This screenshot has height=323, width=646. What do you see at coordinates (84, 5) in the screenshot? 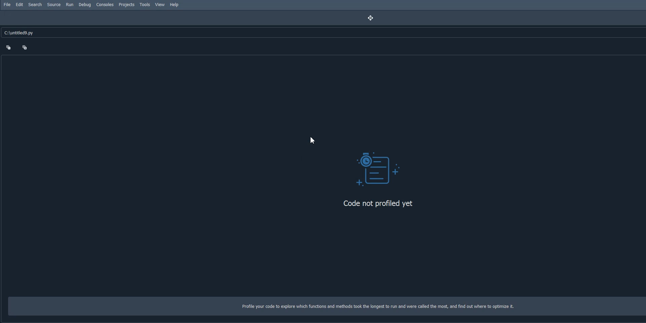
I see `Debug` at bounding box center [84, 5].